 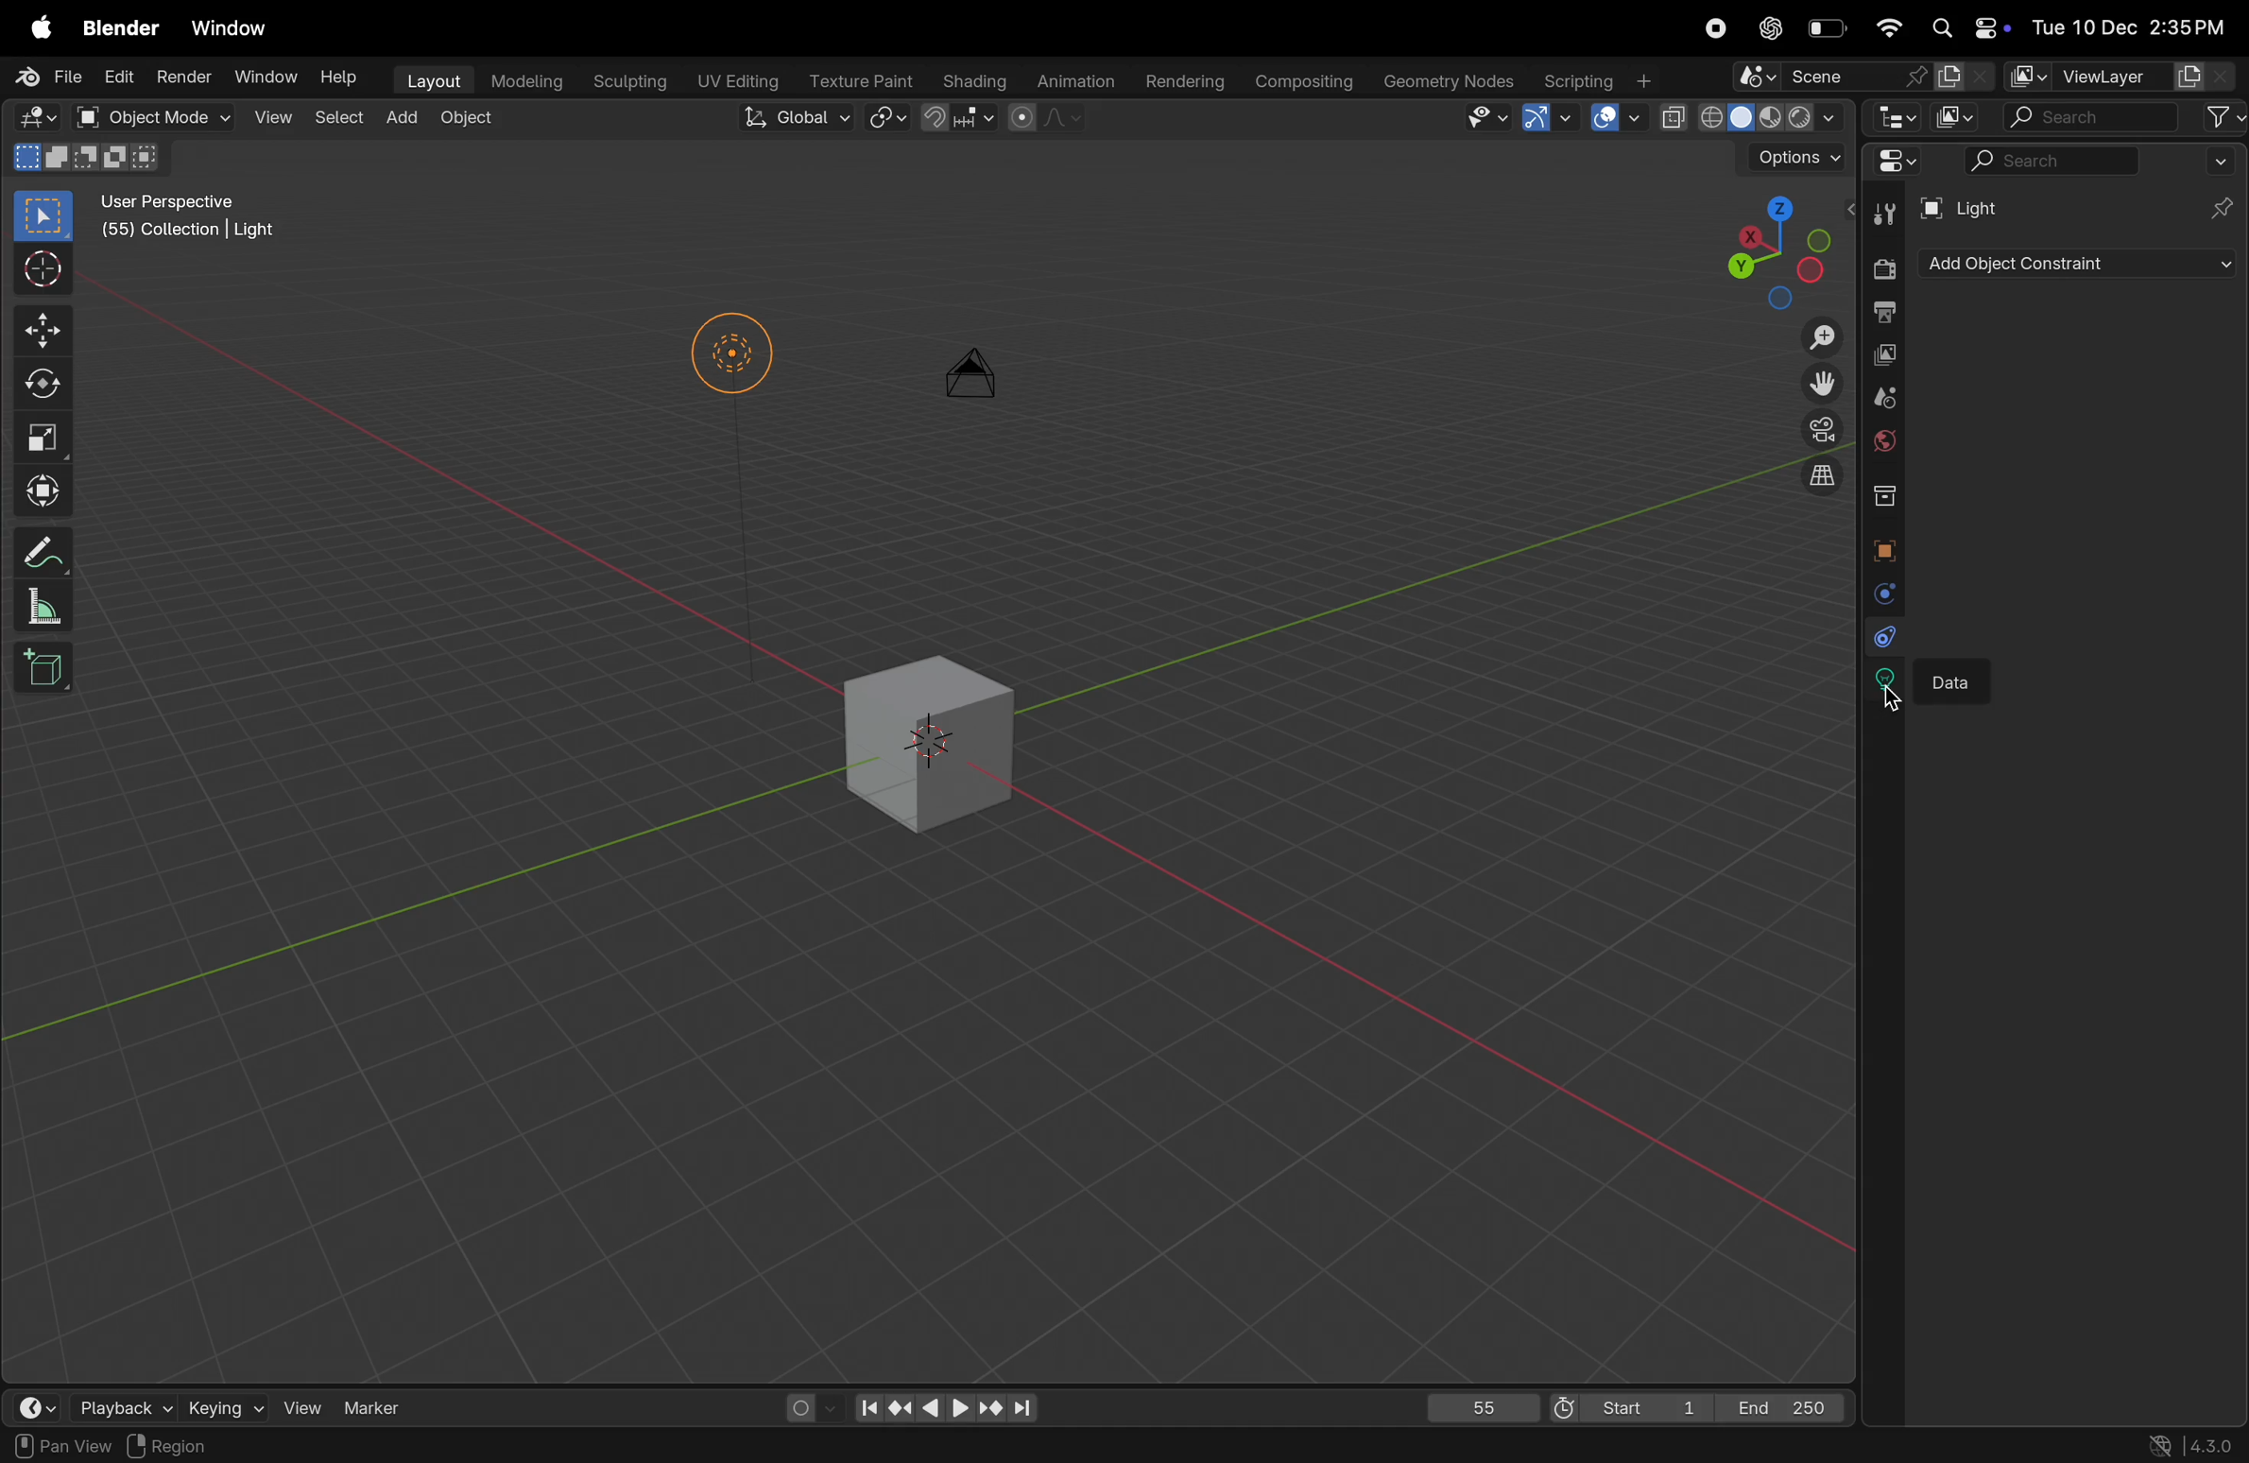 What do you see at coordinates (1880, 636) in the screenshot?
I see `constarints` at bounding box center [1880, 636].